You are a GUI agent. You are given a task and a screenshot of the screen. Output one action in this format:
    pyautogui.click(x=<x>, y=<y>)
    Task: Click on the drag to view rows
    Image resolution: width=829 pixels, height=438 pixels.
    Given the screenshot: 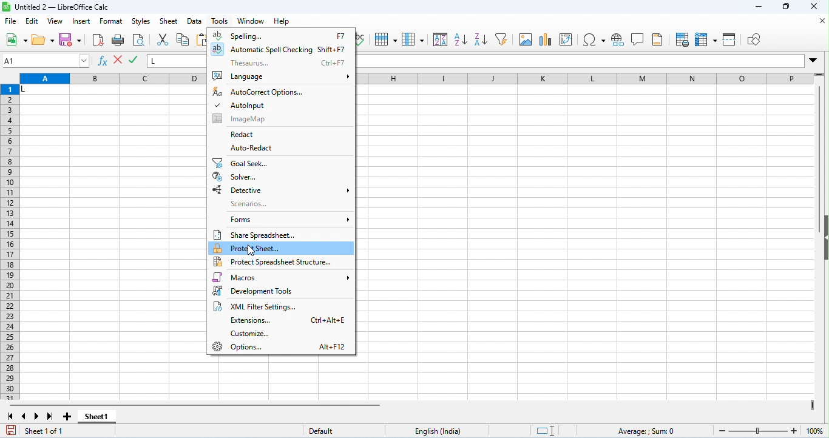 What is the action you would take?
    pyautogui.click(x=819, y=74)
    